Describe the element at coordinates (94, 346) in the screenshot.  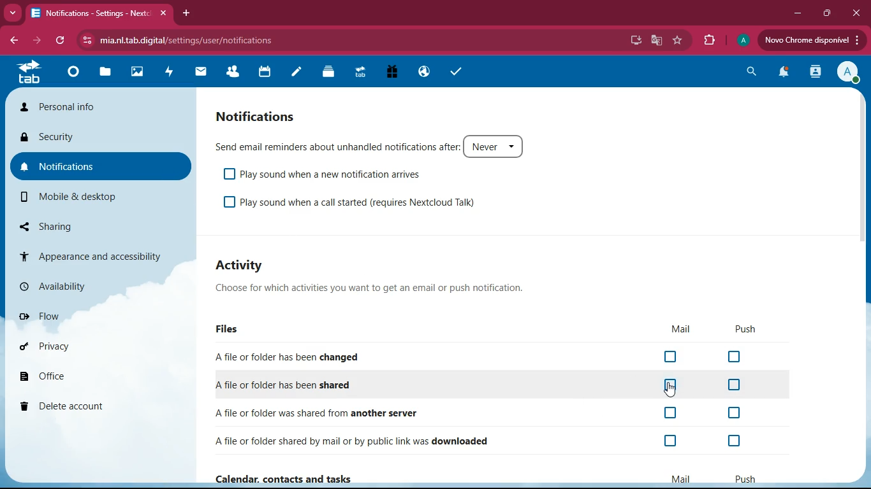
I see `privacy` at that location.